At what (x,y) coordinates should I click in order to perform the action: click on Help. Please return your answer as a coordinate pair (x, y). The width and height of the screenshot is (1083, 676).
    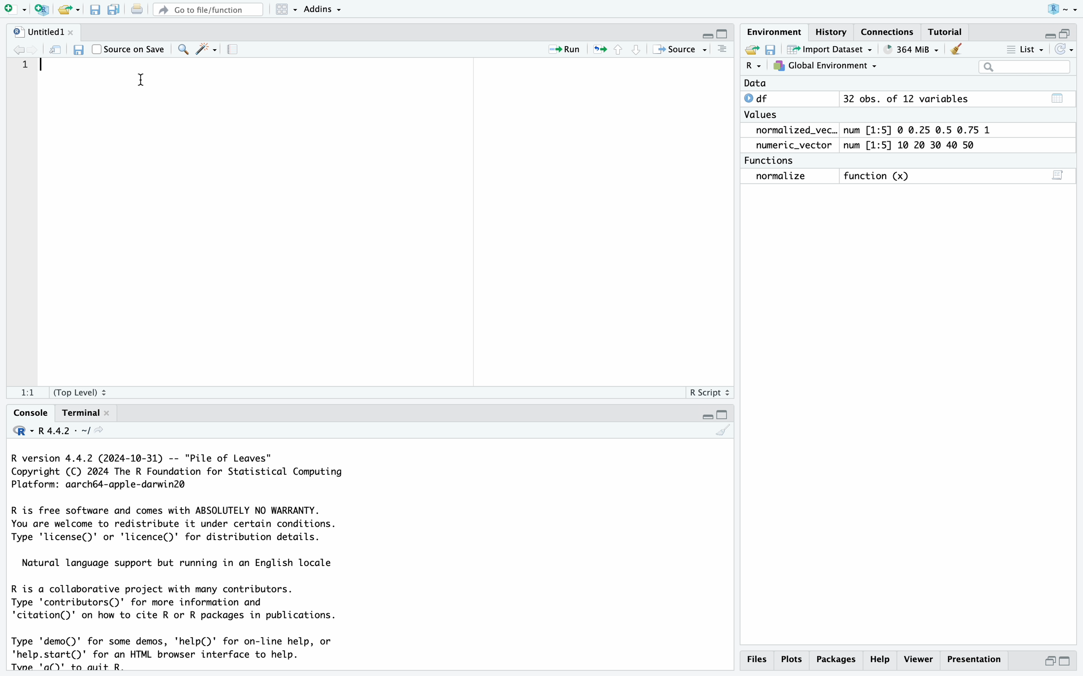
    Looking at the image, I should click on (882, 659).